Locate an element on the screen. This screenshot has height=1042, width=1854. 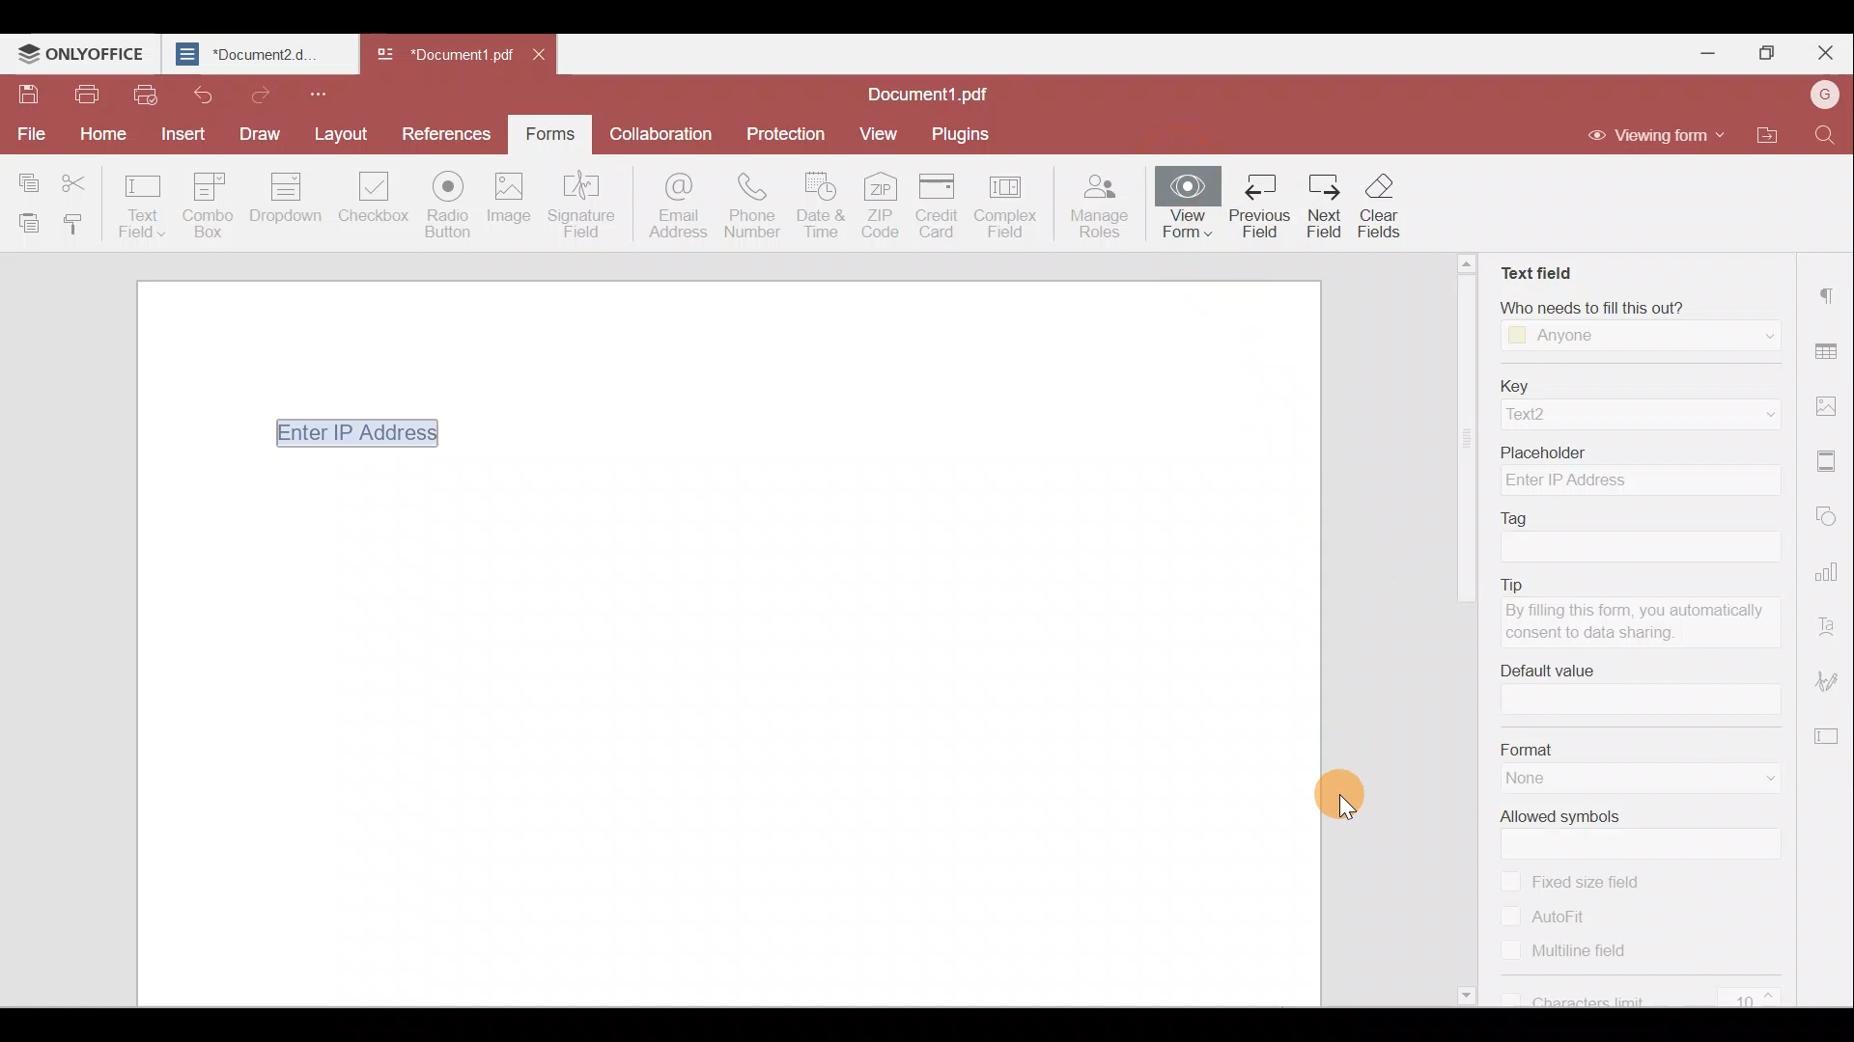
Text2 is located at coordinates (1557, 415).